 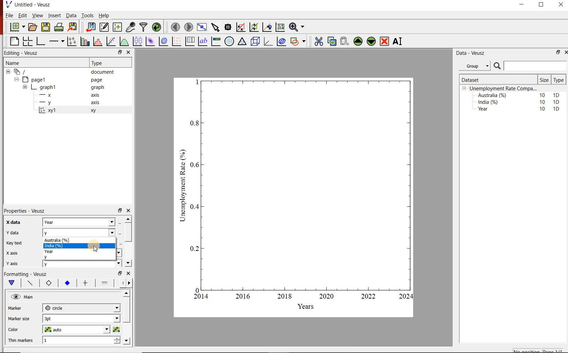 I want to click on collpase, so click(x=464, y=89).